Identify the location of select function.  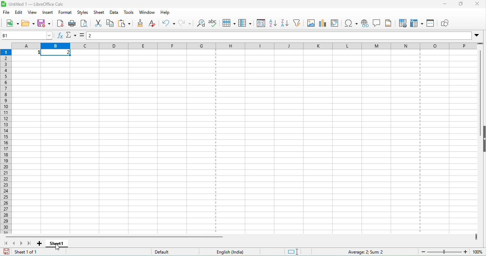
(72, 36).